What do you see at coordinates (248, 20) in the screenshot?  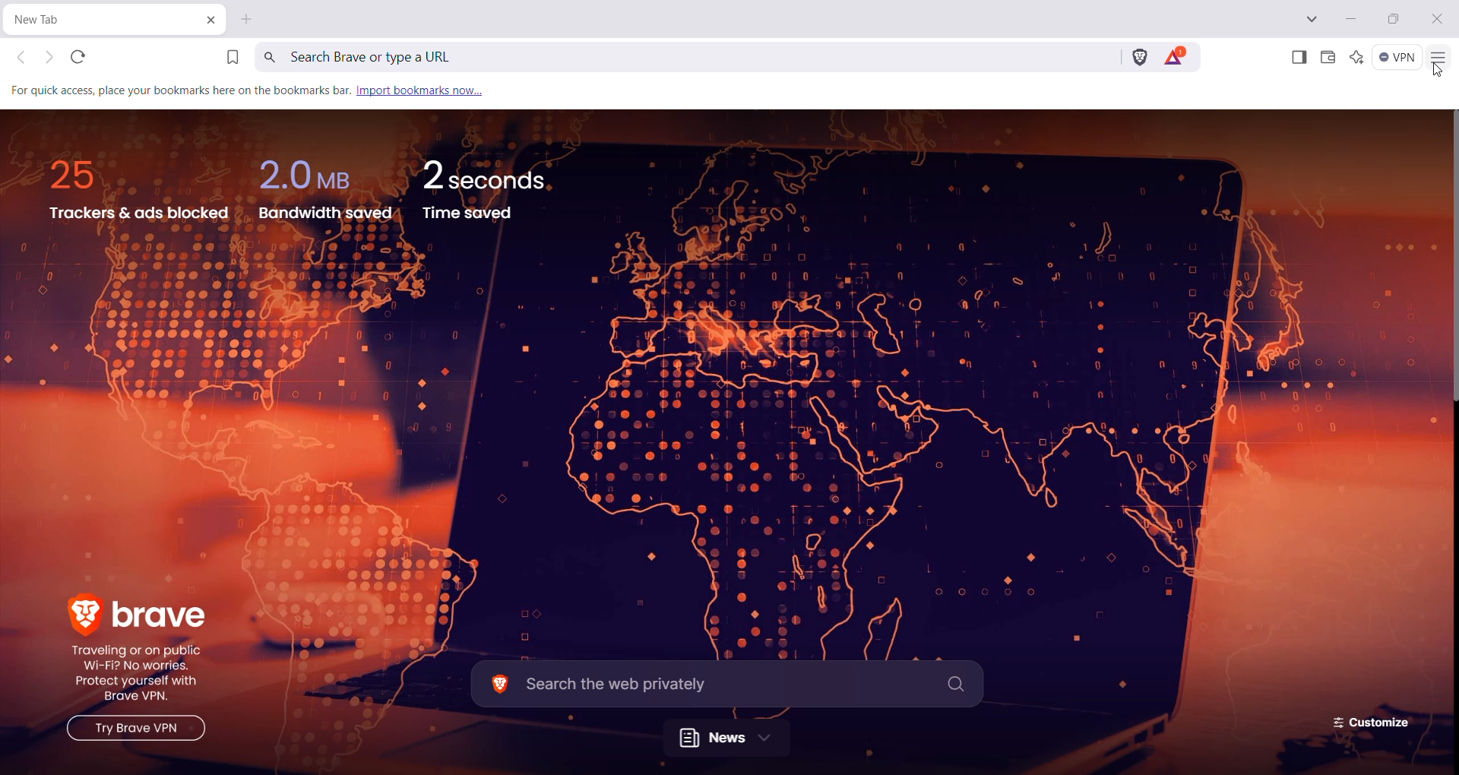 I see `New Tab` at bounding box center [248, 20].